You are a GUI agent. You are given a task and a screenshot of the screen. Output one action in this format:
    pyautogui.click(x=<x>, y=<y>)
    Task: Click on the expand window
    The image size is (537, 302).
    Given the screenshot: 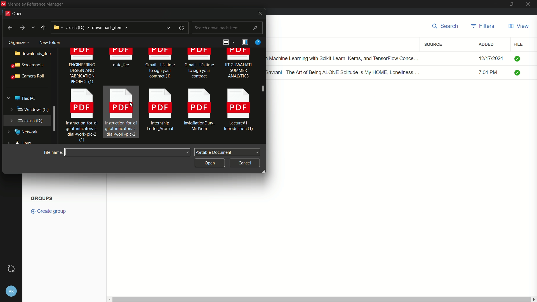 What is the action you would take?
    pyautogui.click(x=55, y=118)
    